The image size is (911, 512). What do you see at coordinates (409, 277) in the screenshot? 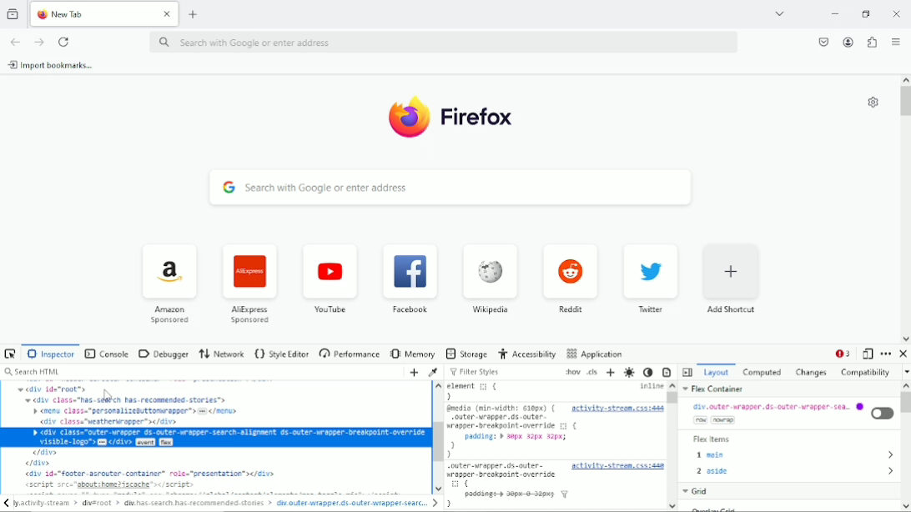
I see `Facebook` at bounding box center [409, 277].